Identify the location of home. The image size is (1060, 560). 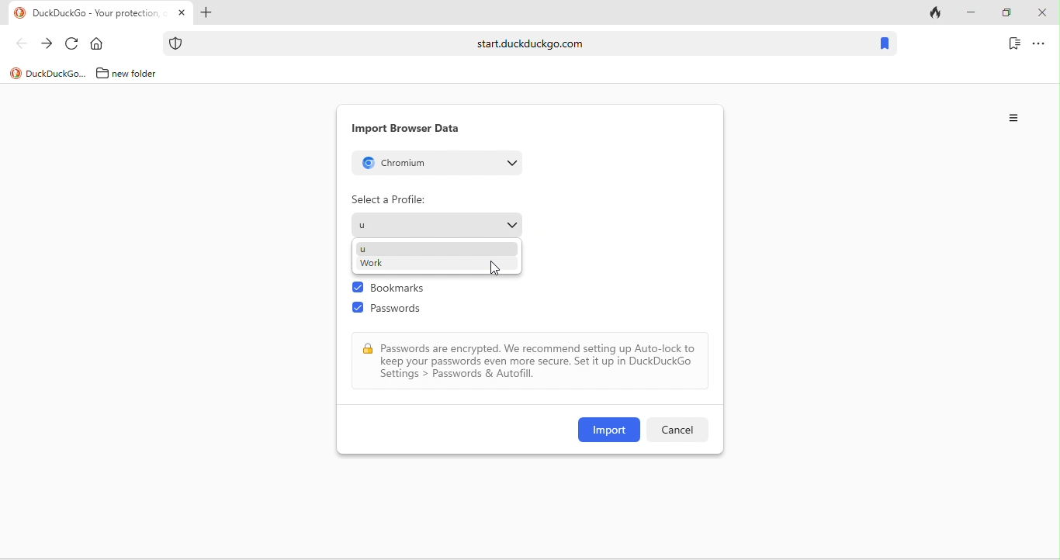
(100, 44).